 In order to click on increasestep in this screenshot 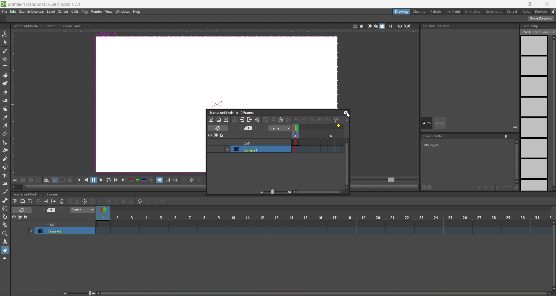, I will do `click(116, 201)`.